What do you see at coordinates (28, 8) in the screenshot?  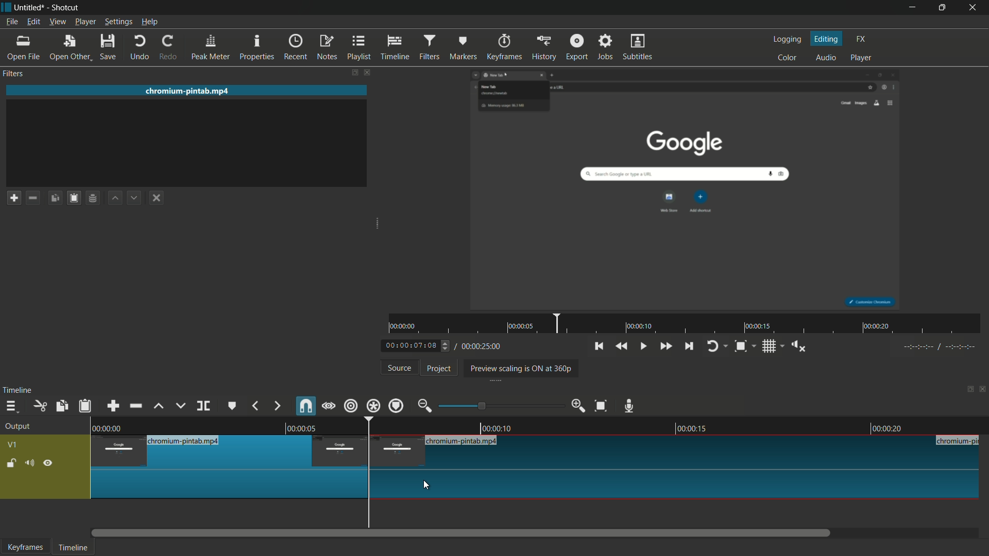 I see `project name` at bounding box center [28, 8].